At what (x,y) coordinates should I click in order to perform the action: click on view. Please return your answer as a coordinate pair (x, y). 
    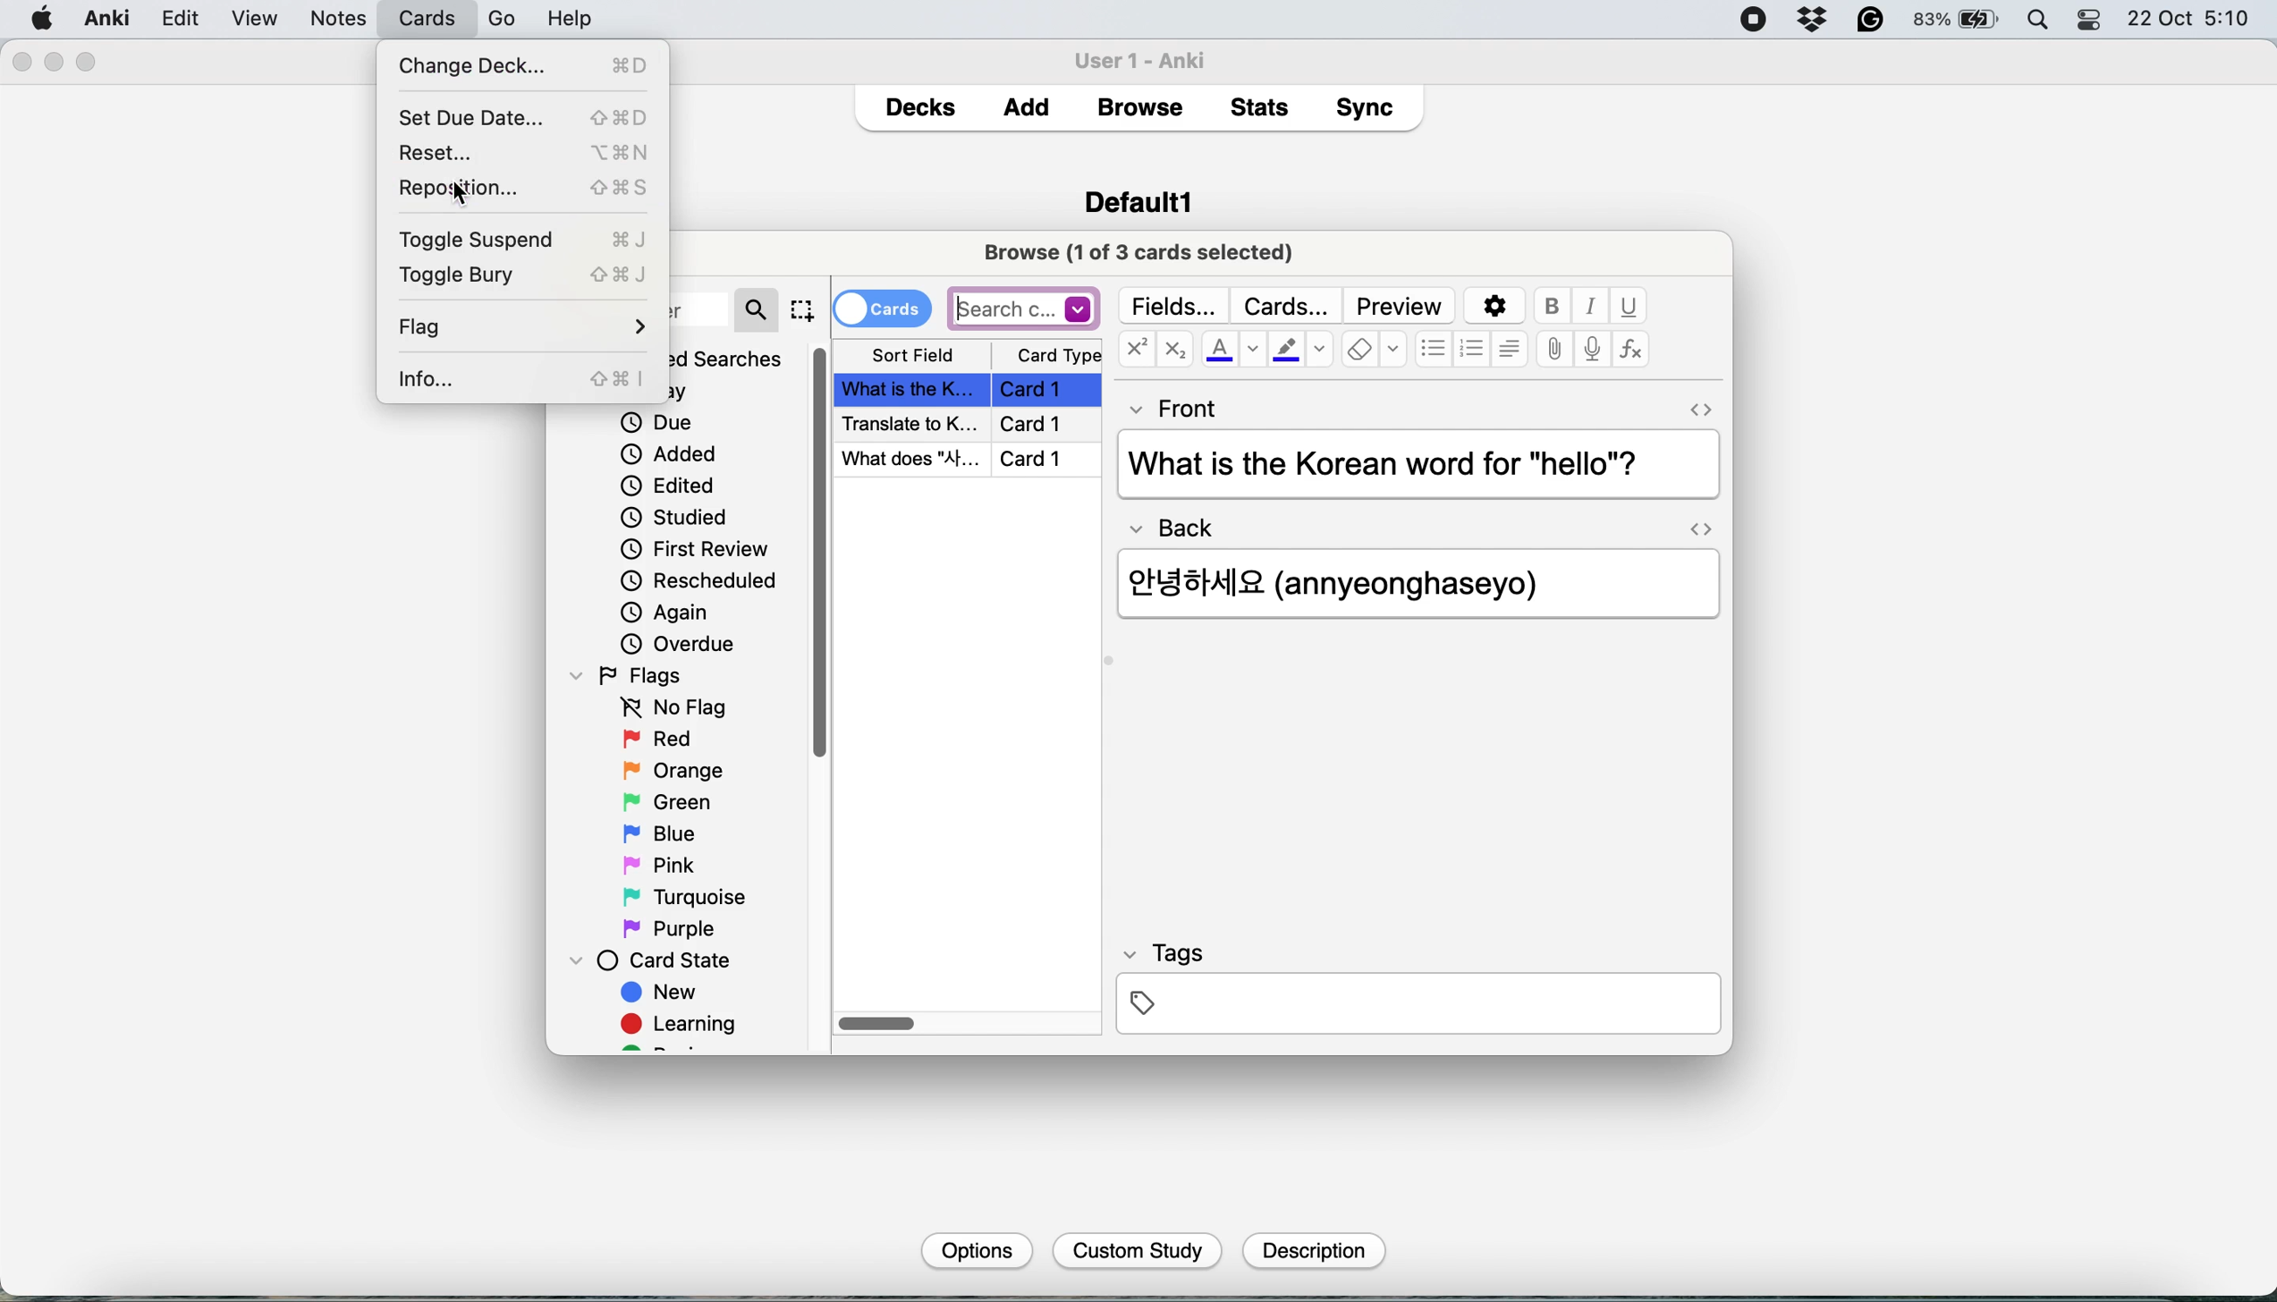
    Looking at the image, I should click on (326, 21).